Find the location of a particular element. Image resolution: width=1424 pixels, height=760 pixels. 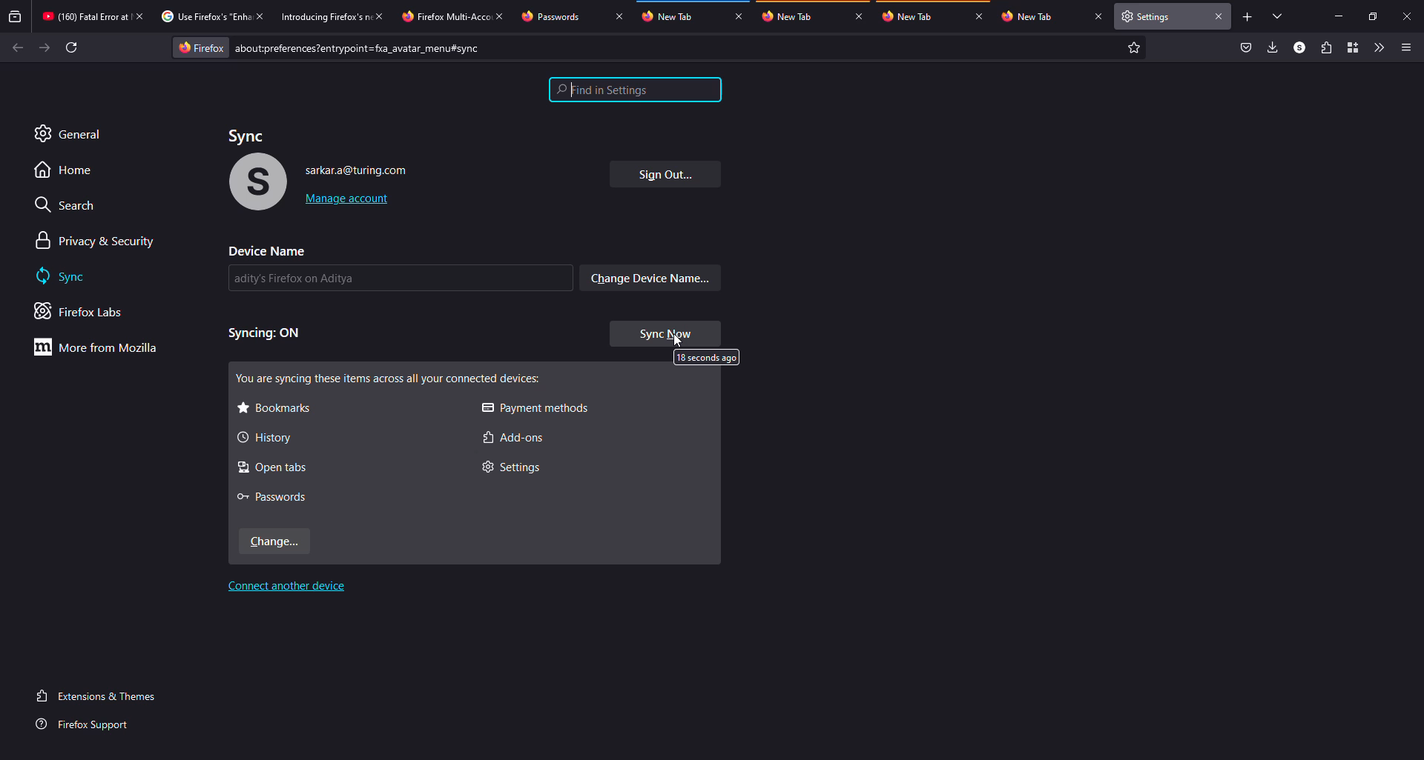

change is located at coordinates (276, 541).